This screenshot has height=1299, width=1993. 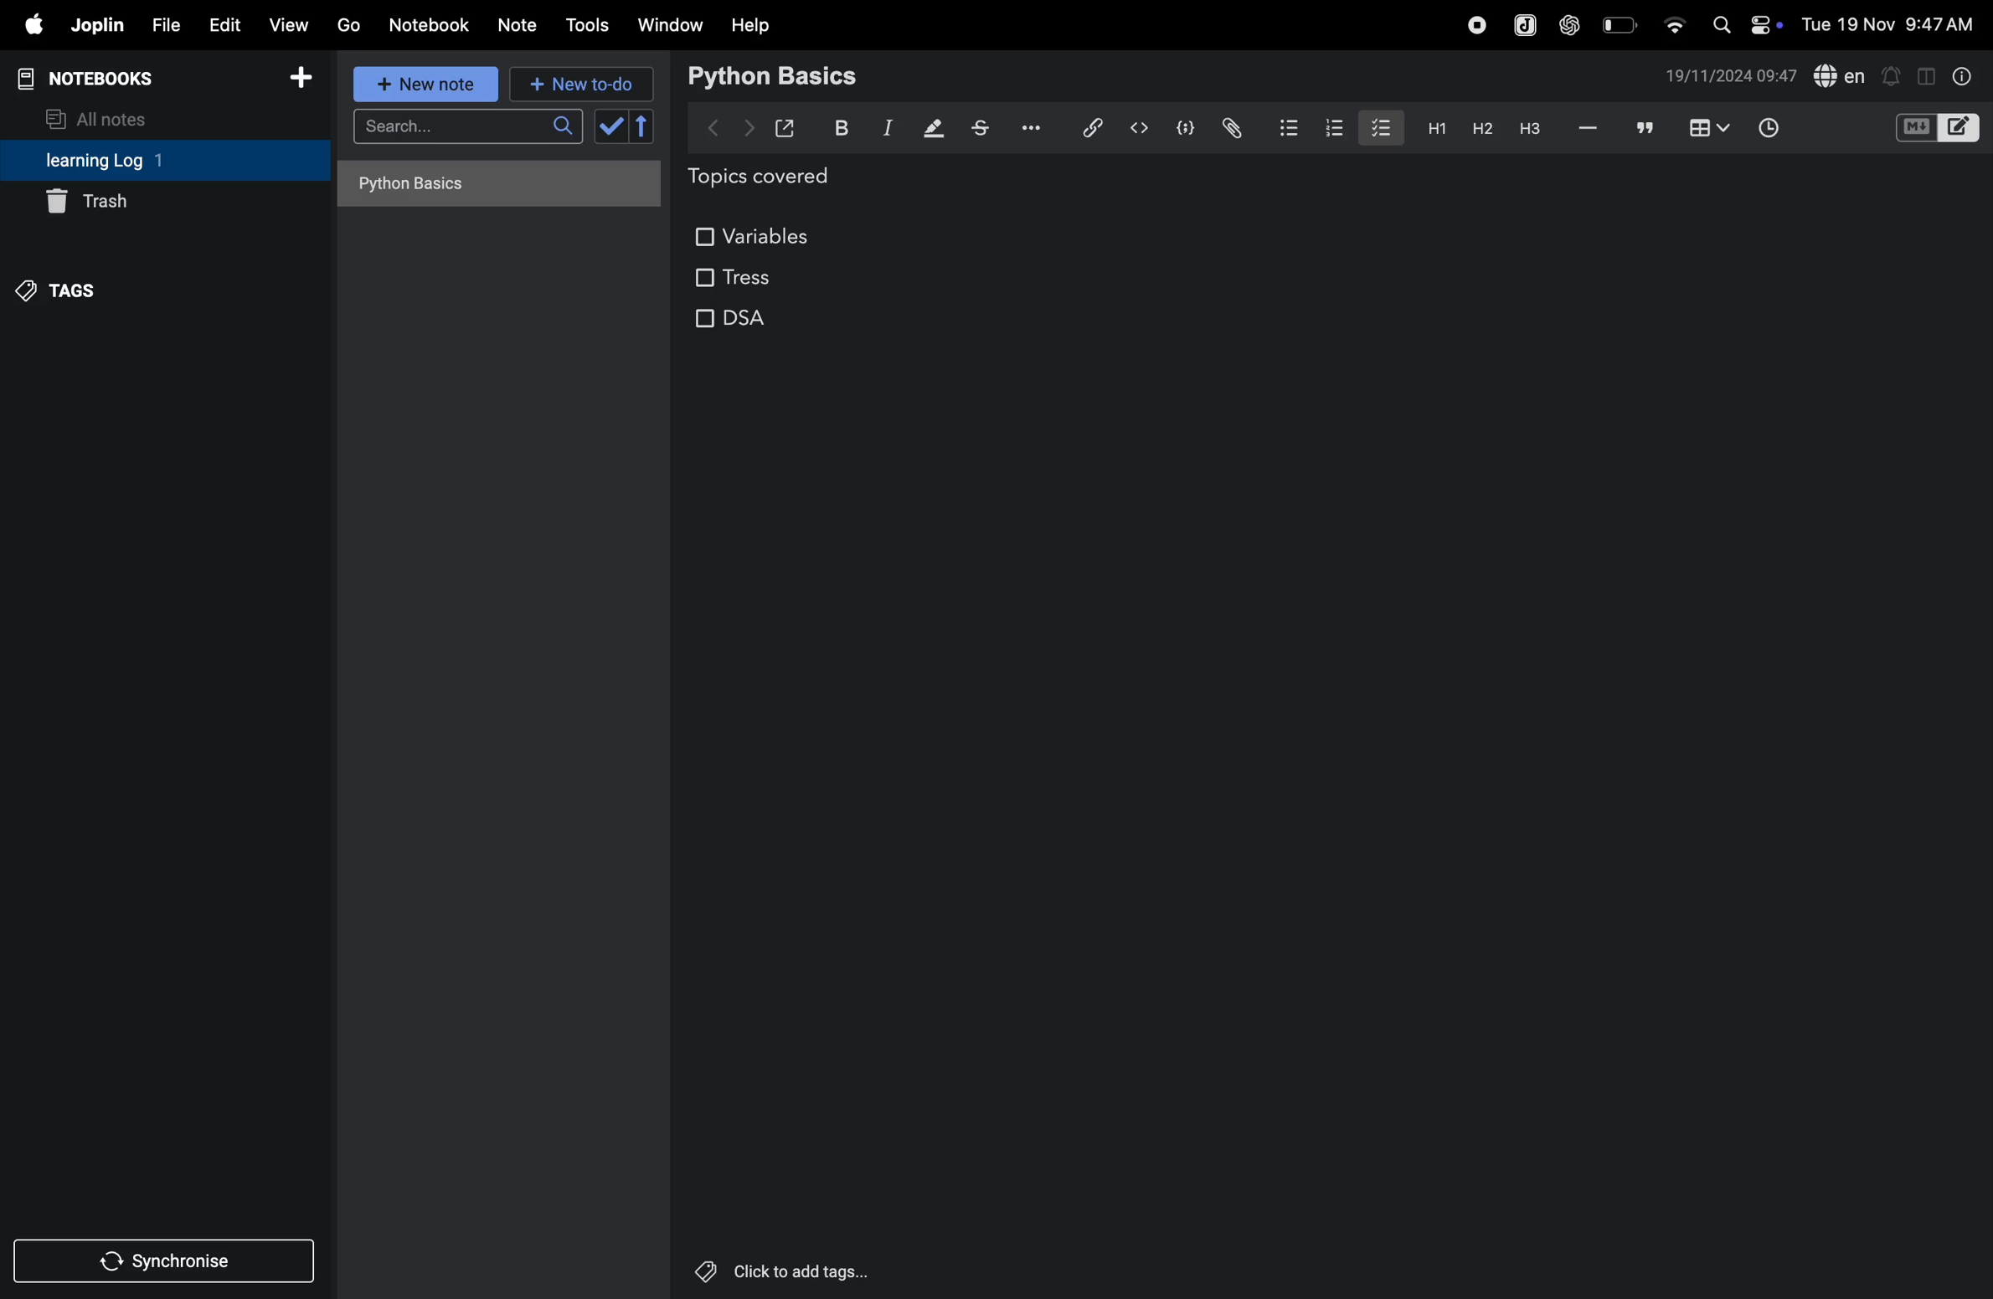 I want to click on variables, so click(x=756, y=232).